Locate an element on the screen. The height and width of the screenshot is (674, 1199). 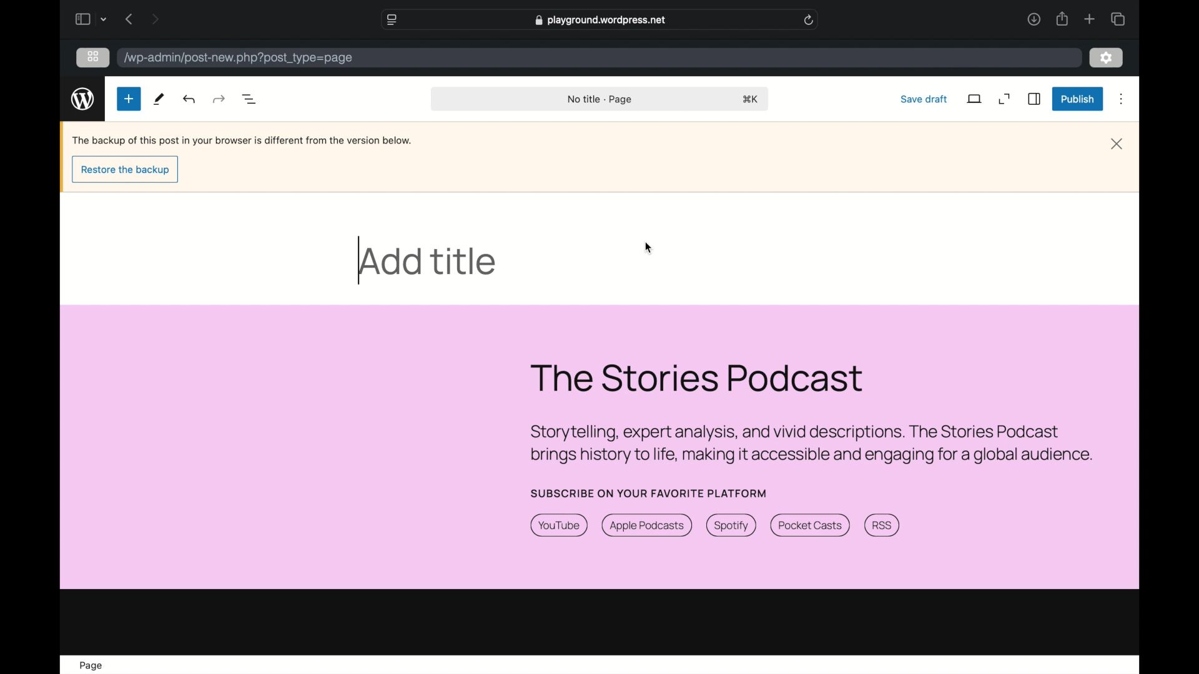
document overview is located at coordinates (250, 99).